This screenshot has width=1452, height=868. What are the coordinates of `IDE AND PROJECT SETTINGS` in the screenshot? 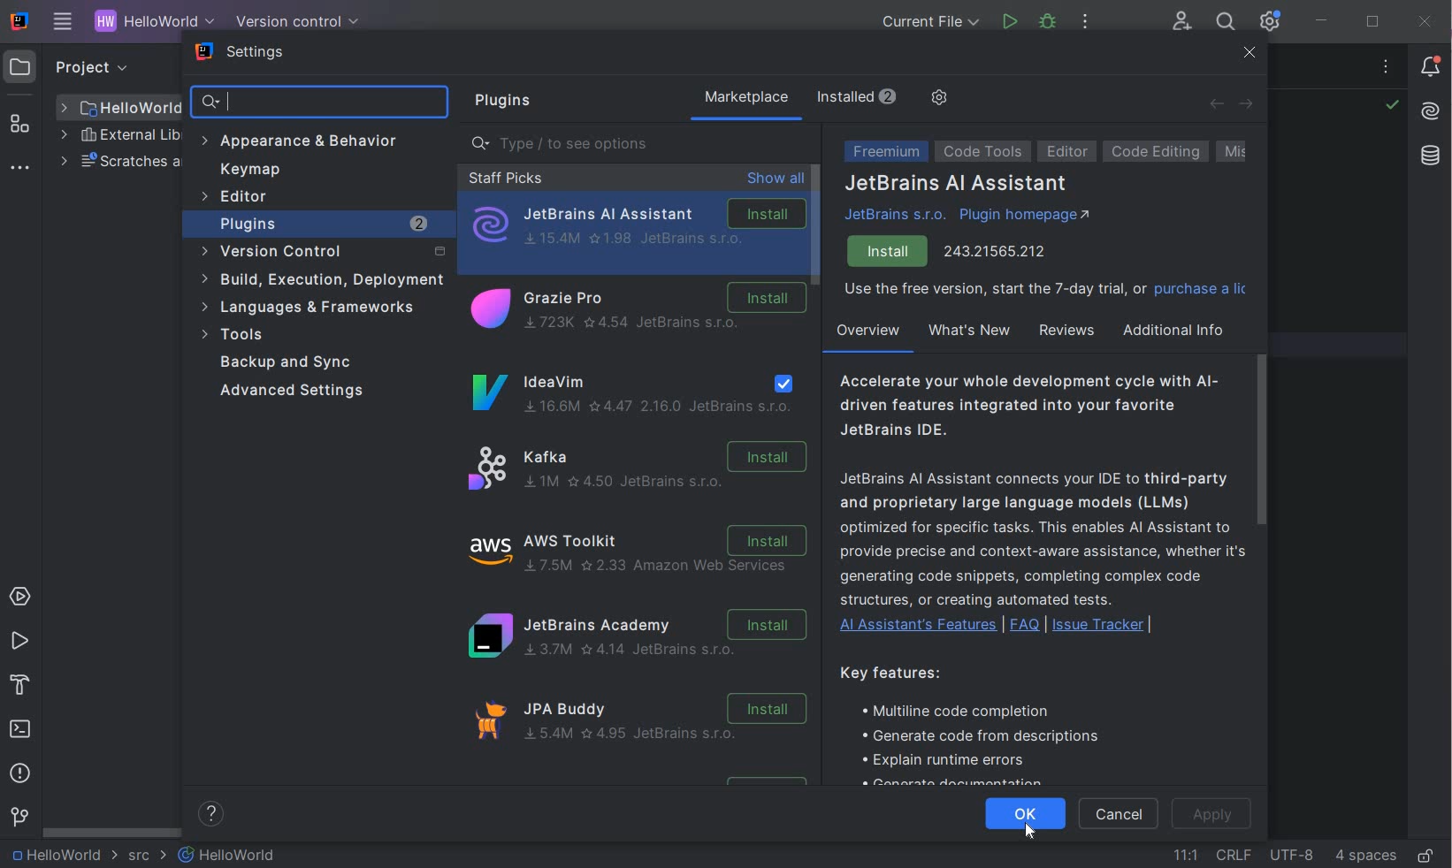 It's located at (1268, 22).